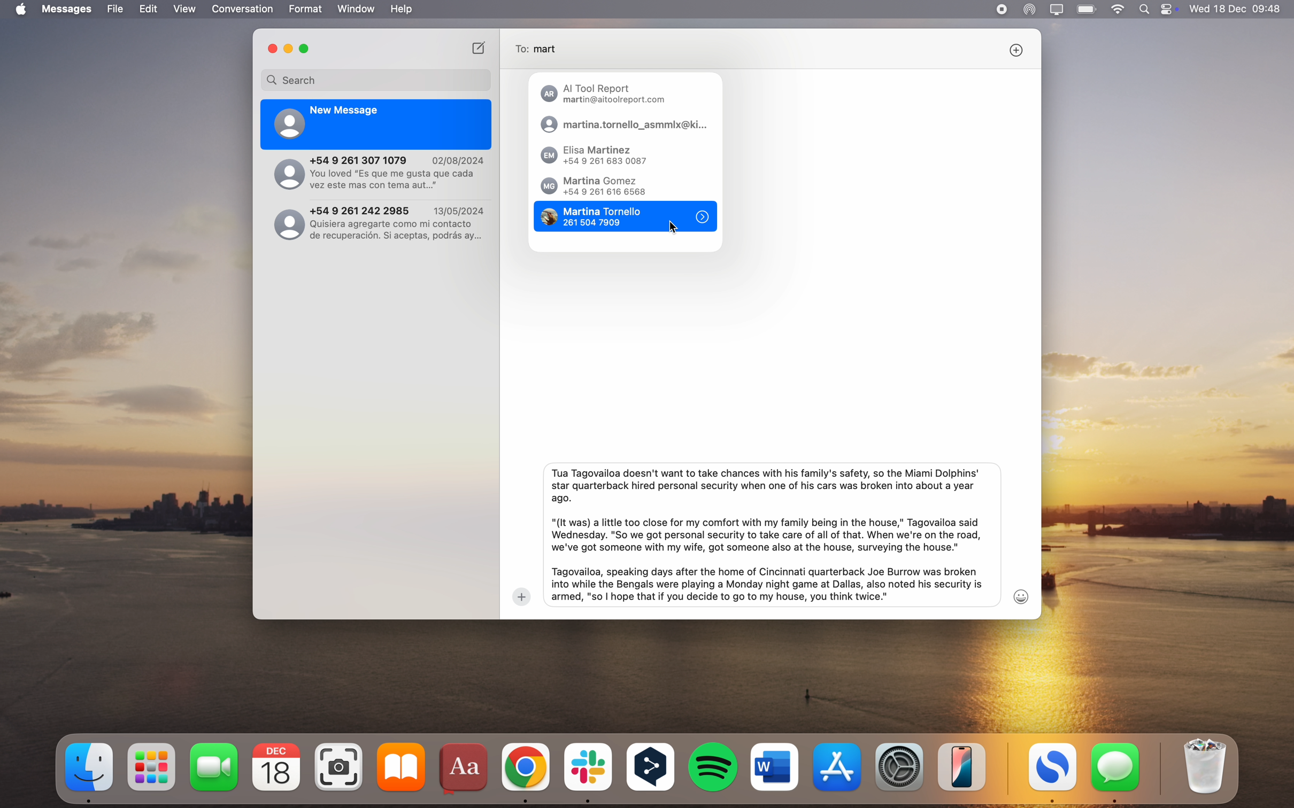 This screenshot has width=1294, height=808. Describe the element at coordinates (775, 766) in the screenshot. I see `Word` at that location.